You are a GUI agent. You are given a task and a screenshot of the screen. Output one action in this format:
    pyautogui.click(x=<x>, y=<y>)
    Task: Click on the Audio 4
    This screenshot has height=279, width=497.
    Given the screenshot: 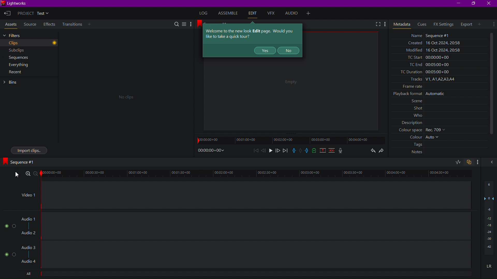 What is the action you would take?
    pyautogui.click(x=30, y=261)
    